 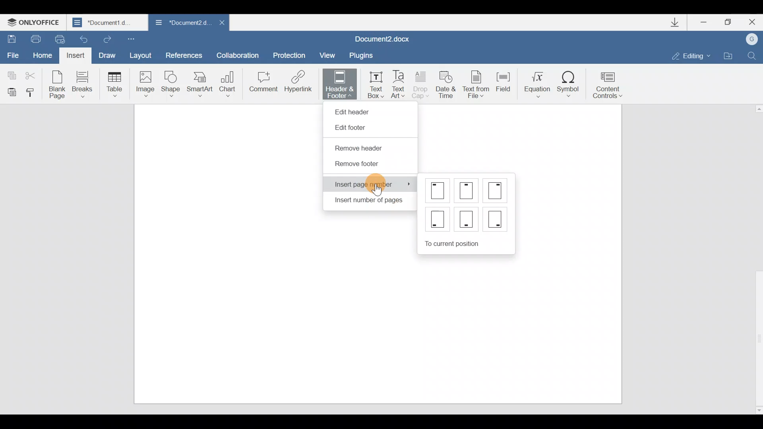 I want to click on Edit header, so click(x=356, y=110).